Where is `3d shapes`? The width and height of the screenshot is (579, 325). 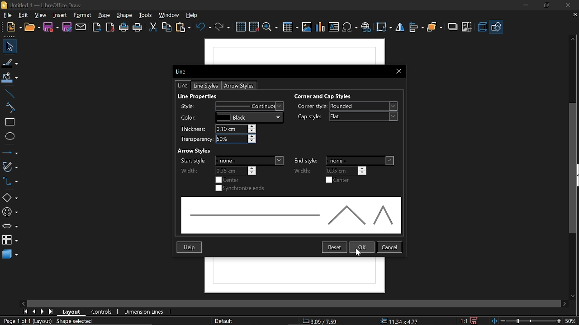 3d shapes is located at coordinates (9, 255).